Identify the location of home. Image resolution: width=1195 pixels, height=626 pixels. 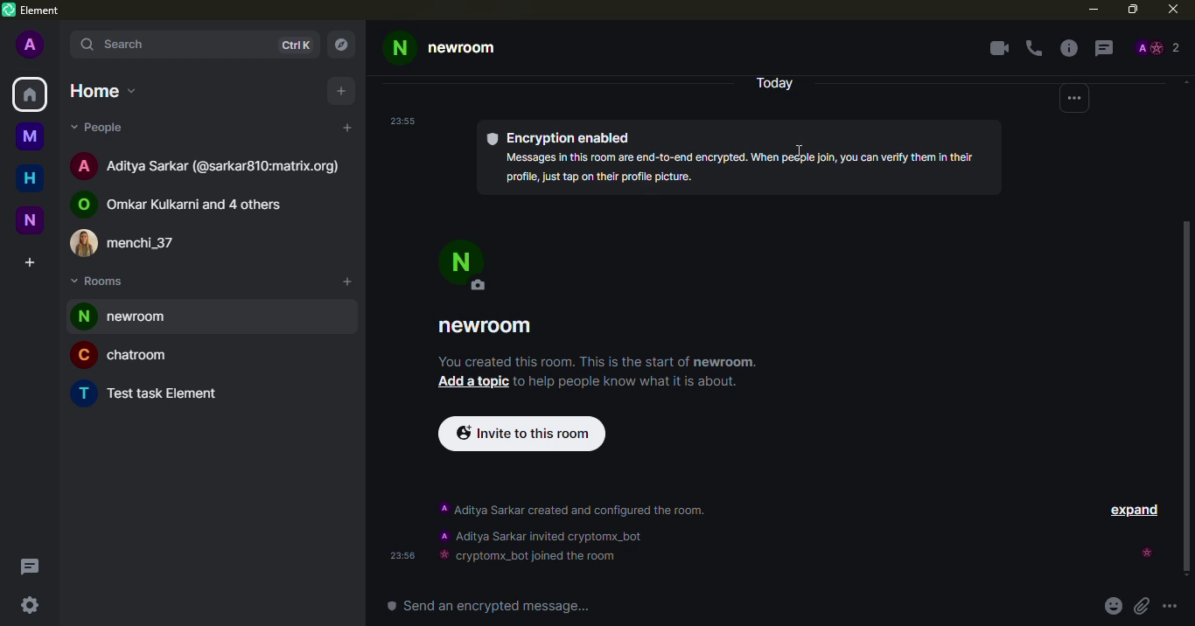
(31, 178).